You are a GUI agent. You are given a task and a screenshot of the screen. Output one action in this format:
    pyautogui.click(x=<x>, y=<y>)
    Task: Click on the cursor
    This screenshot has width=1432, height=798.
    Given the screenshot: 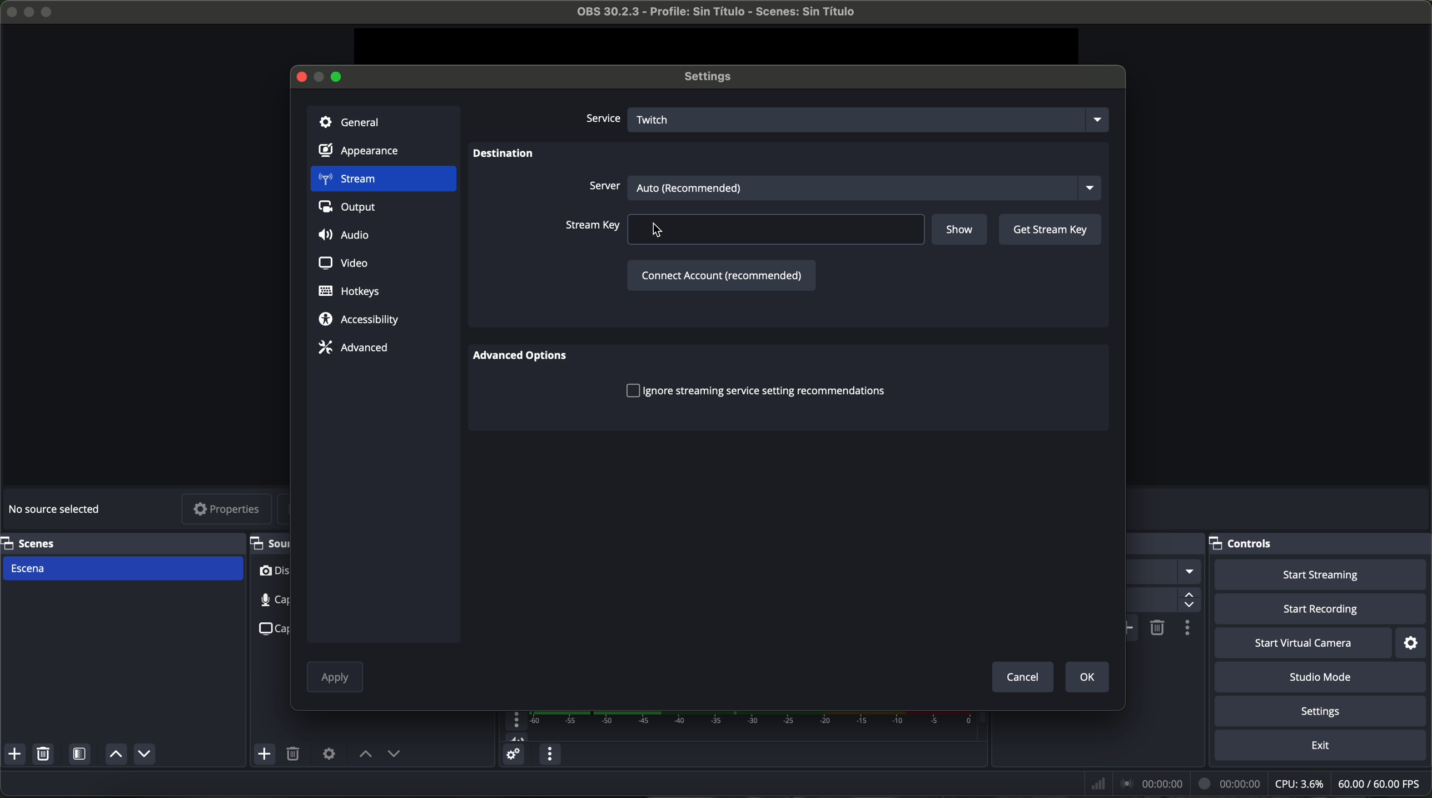 What is the action you would take?
    pyautogui.click(x=665, y=231)
    